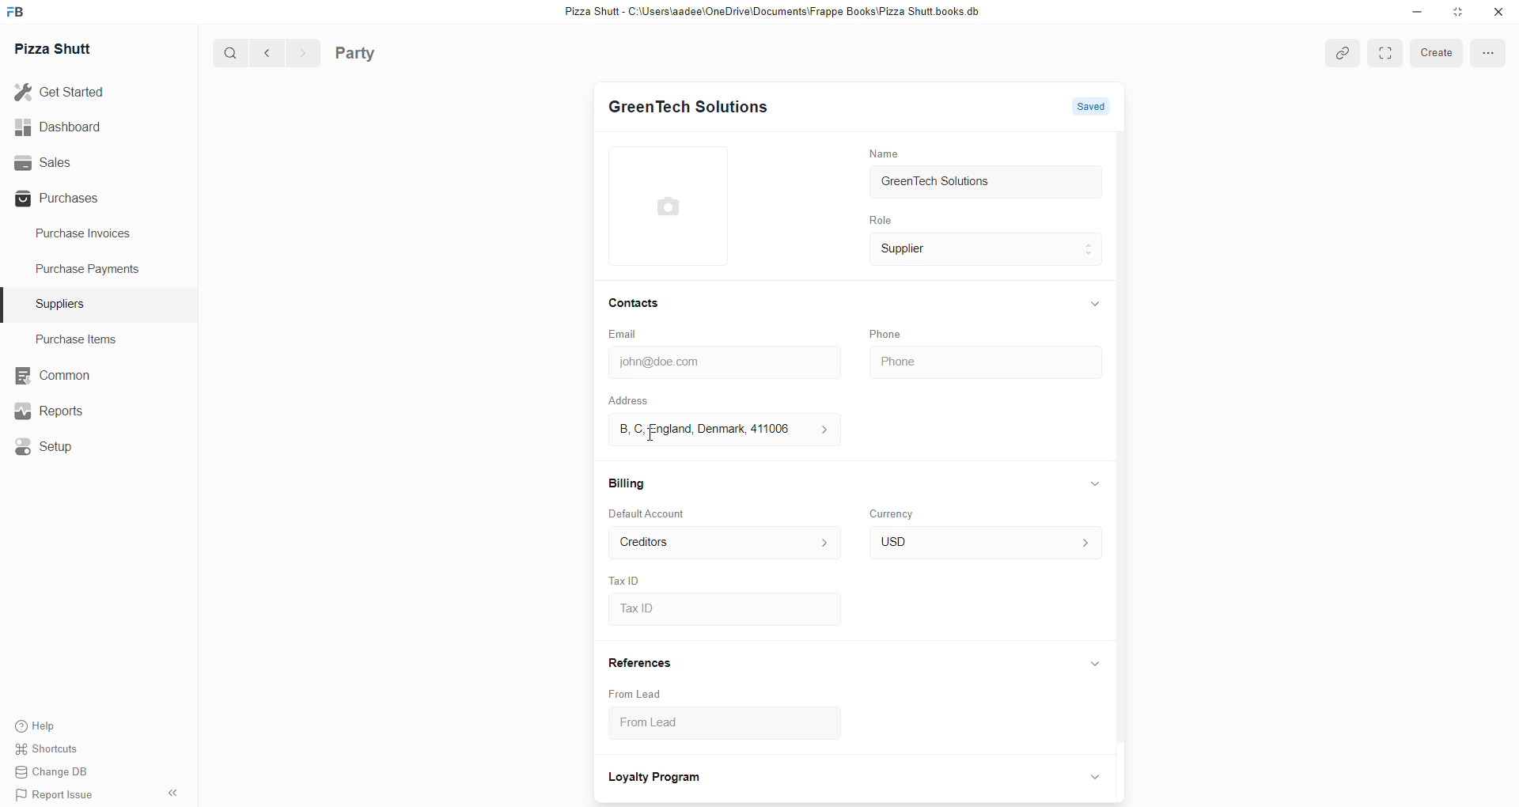 This screenshot has height=807, width=1519. Describe the element at coordinates (1090, 104) in the screenshot. I see `Saved` at that location.